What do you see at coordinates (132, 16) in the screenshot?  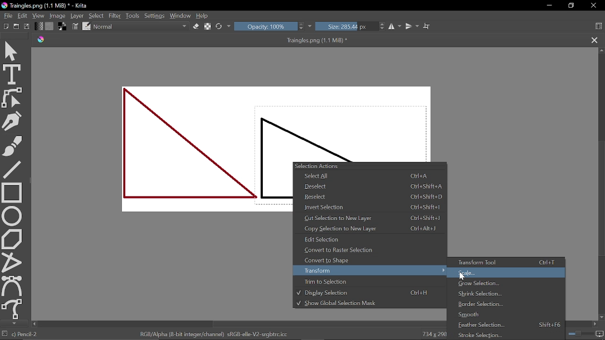 I see `Tools` at bounding box center [132, 16].